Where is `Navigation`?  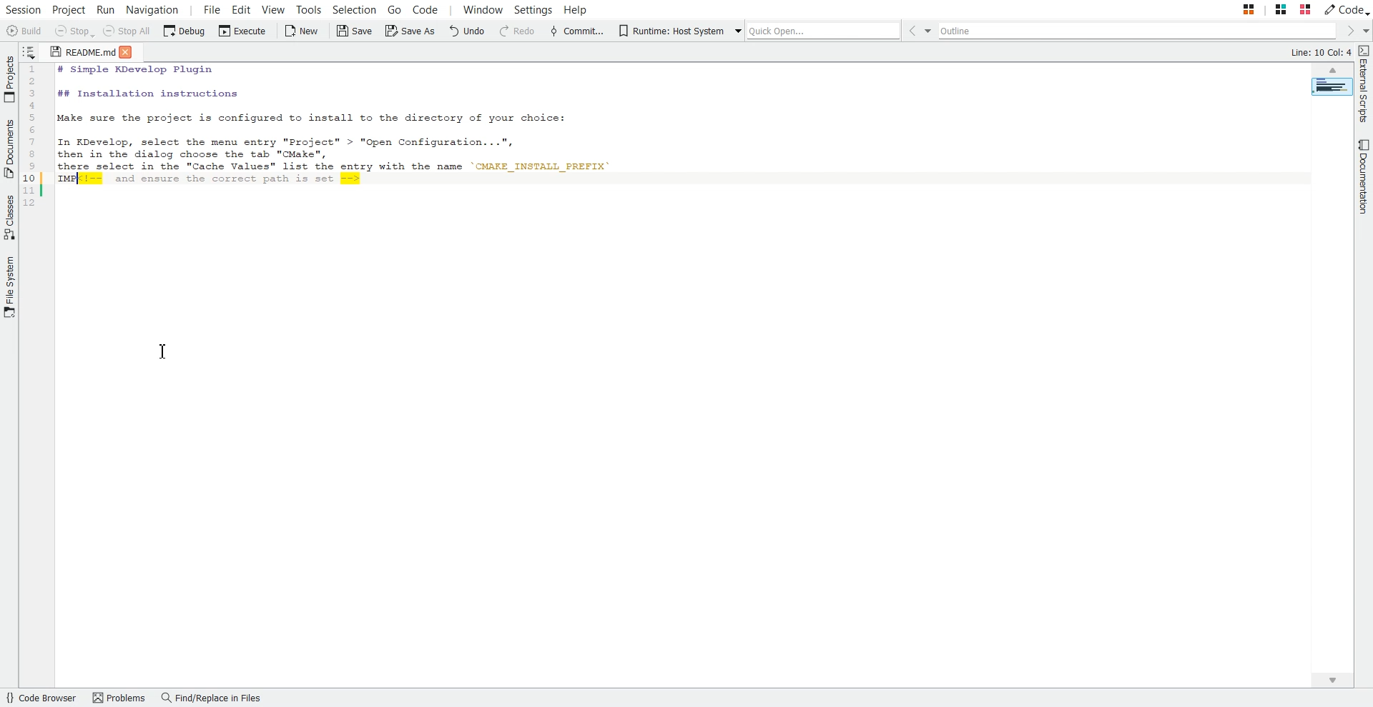
Navigation is located at coordinates (152, 9).